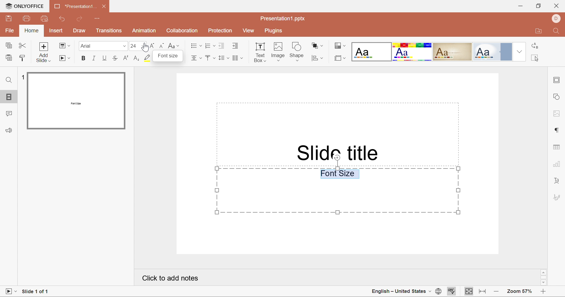  I want to click on Drop Down, so click(520, 51).